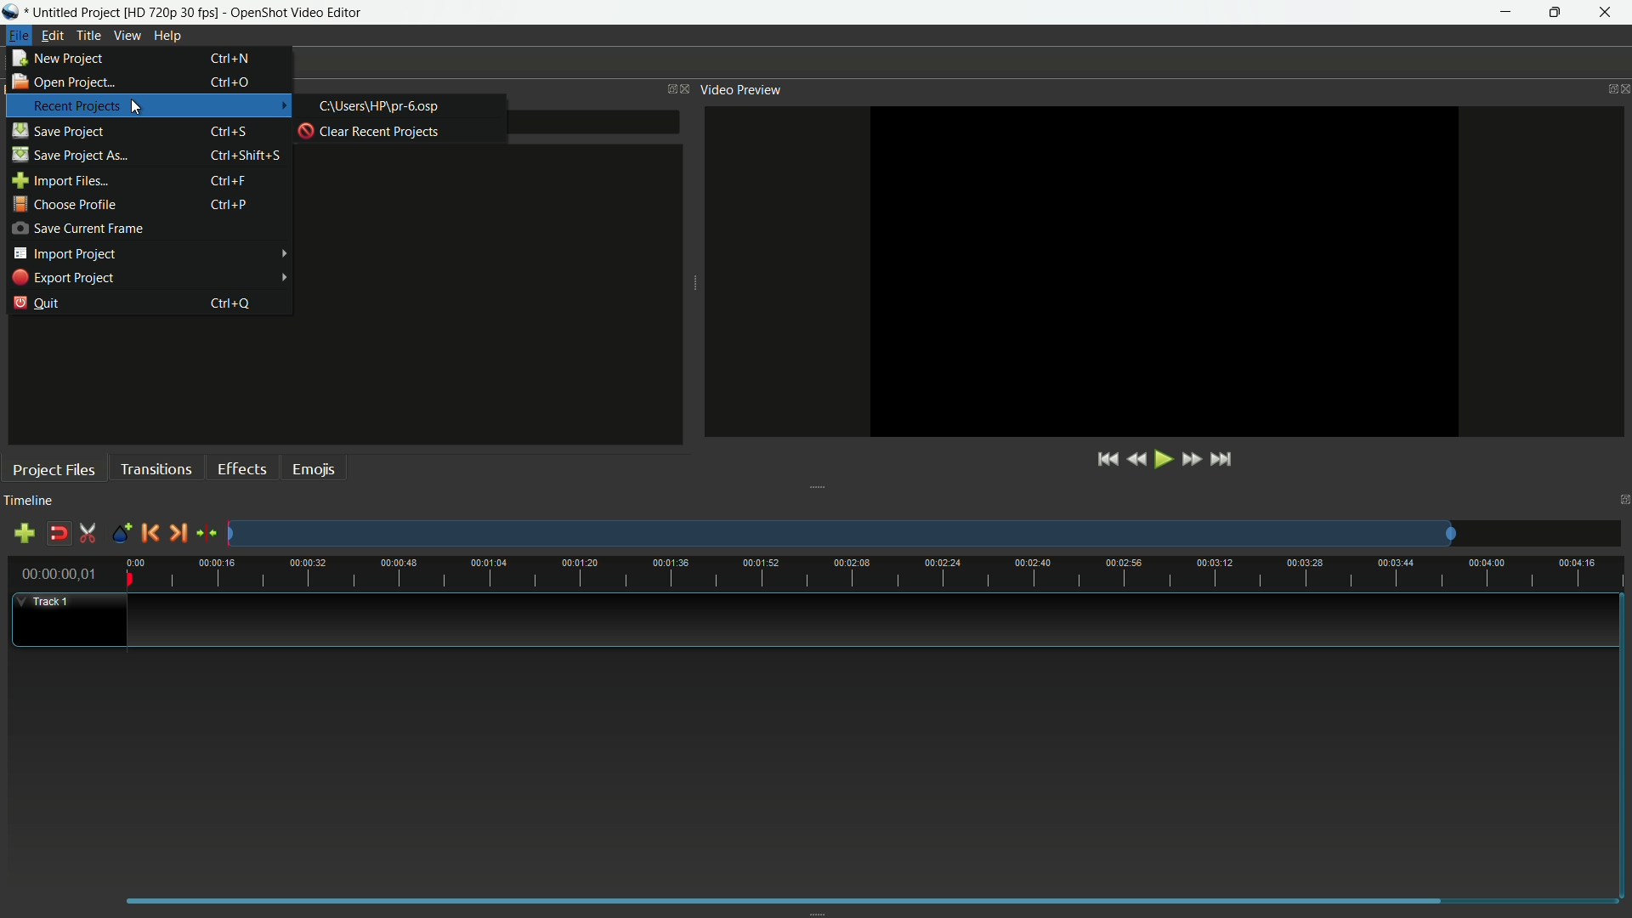 This screenshot has width=1632, height=918. Describe the element at coordinates (1622, 500) in the screenshot. I see `close timeline` at that location.